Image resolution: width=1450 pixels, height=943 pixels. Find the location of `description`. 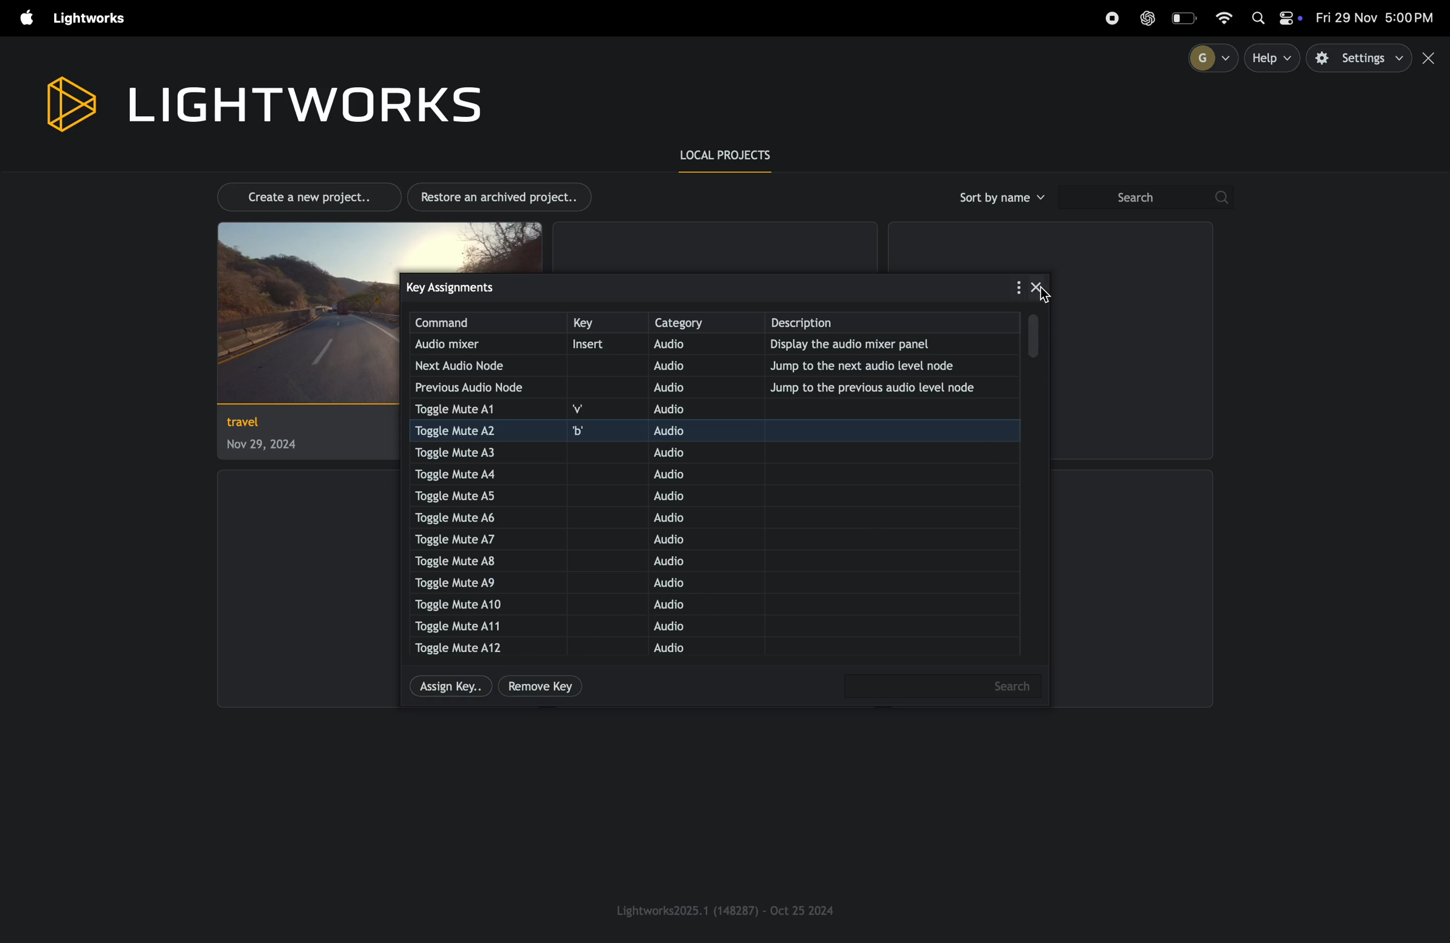

description is located at coordinates (897, 323).